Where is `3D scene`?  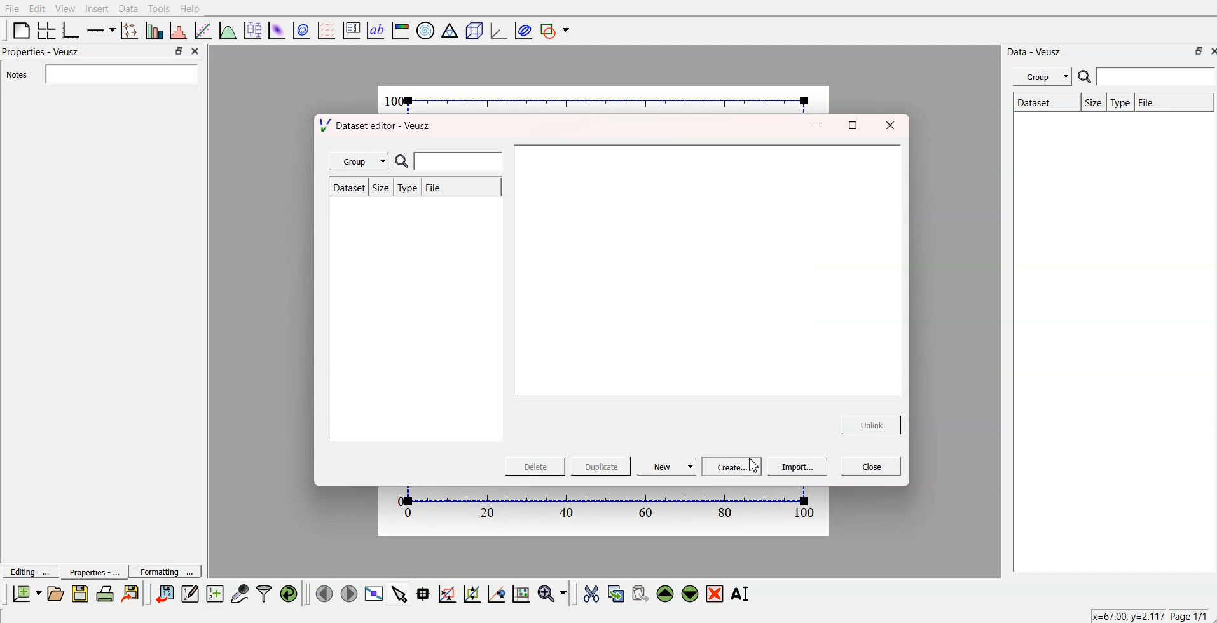 3D scene is located at coordinates (474, 29).